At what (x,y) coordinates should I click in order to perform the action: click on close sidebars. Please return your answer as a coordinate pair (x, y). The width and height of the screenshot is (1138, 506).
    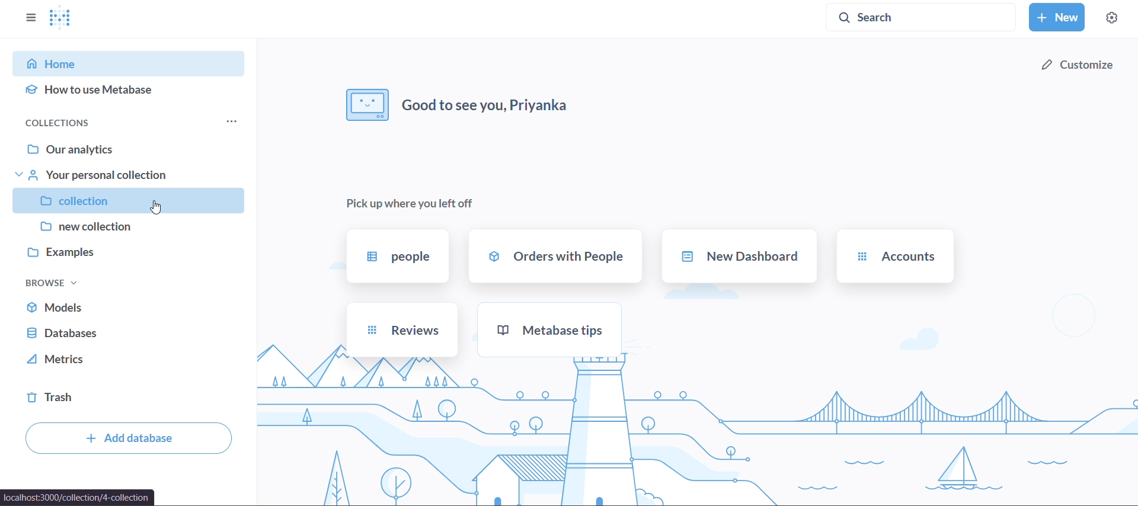
    Looking at the image, I should click on (30, 17).